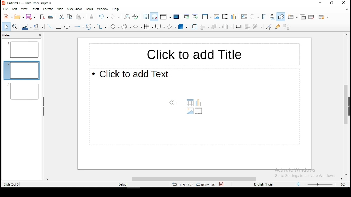 This screenshot has width=351, height=197. I want to click on lines and arrows, so click(78, 26).